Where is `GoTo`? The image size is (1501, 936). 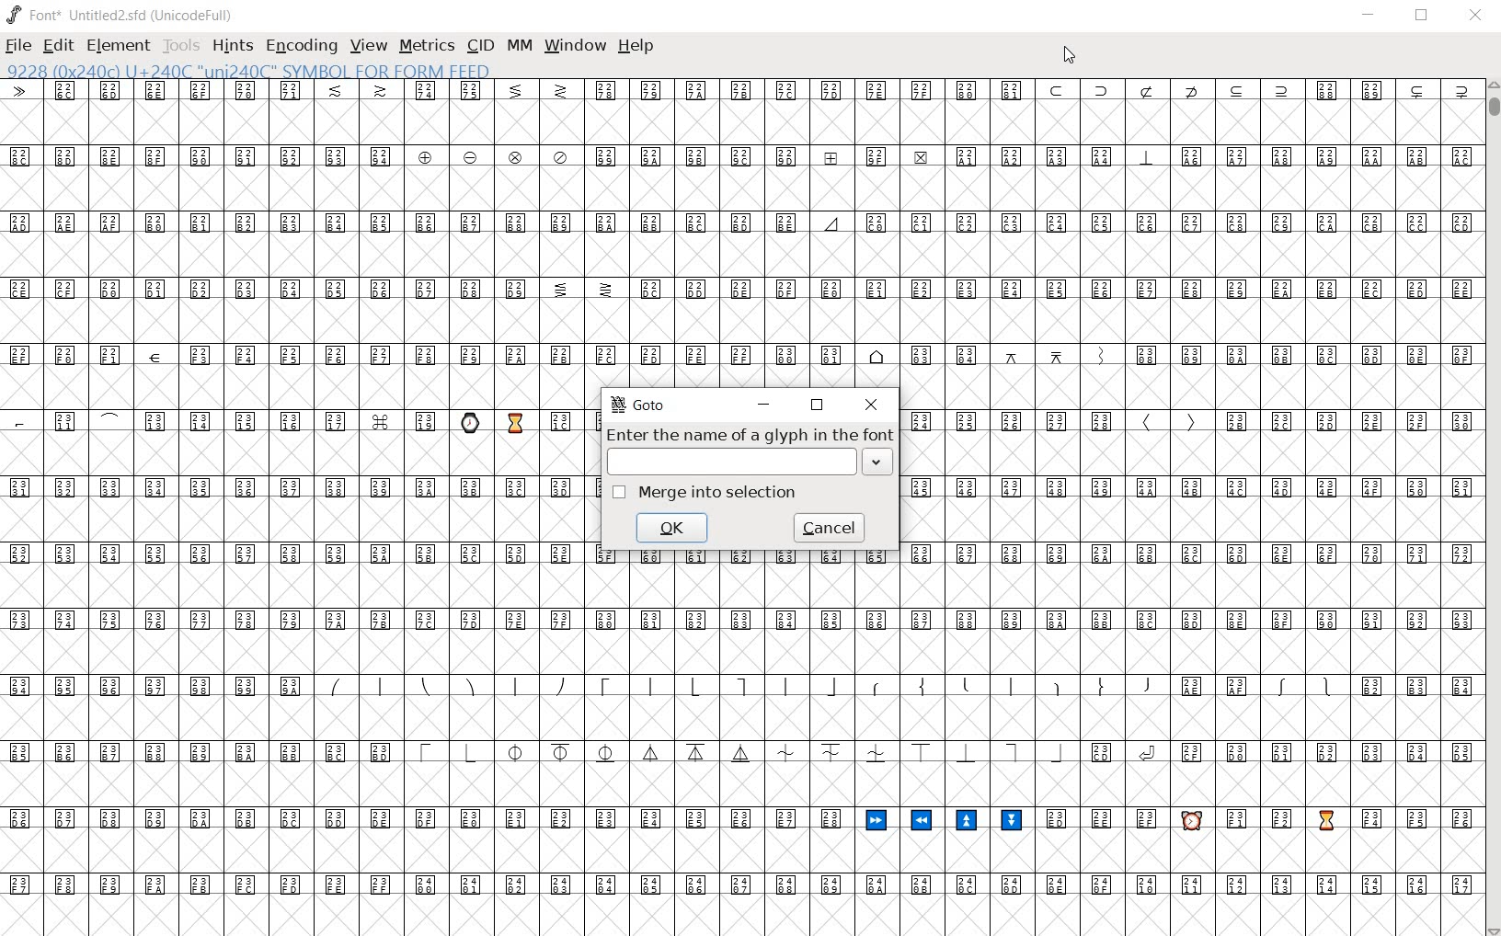 GoTo is located at coordinates (636, 405).